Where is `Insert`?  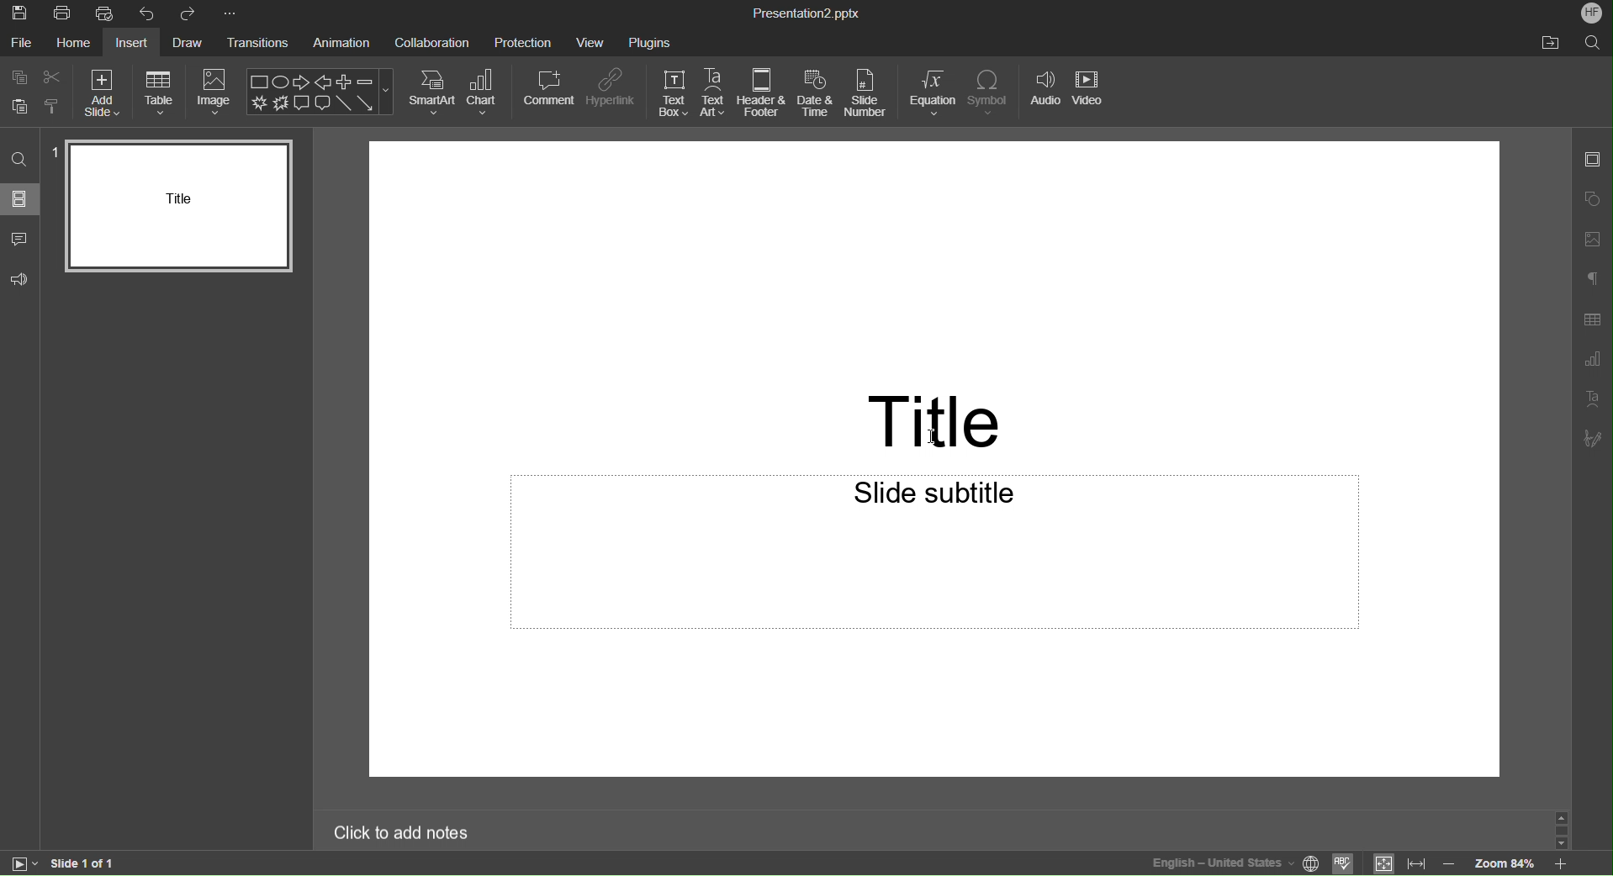 Insert is located at coordinates (130, 43).